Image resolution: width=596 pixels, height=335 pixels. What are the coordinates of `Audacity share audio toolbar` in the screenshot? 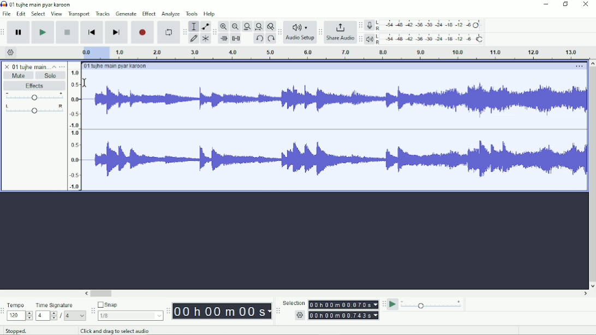 It's located at (320, 33).